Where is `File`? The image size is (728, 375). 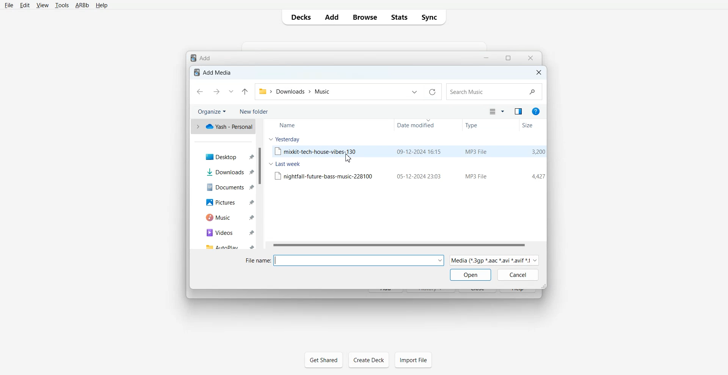
File is located at coordinates (408, 151).